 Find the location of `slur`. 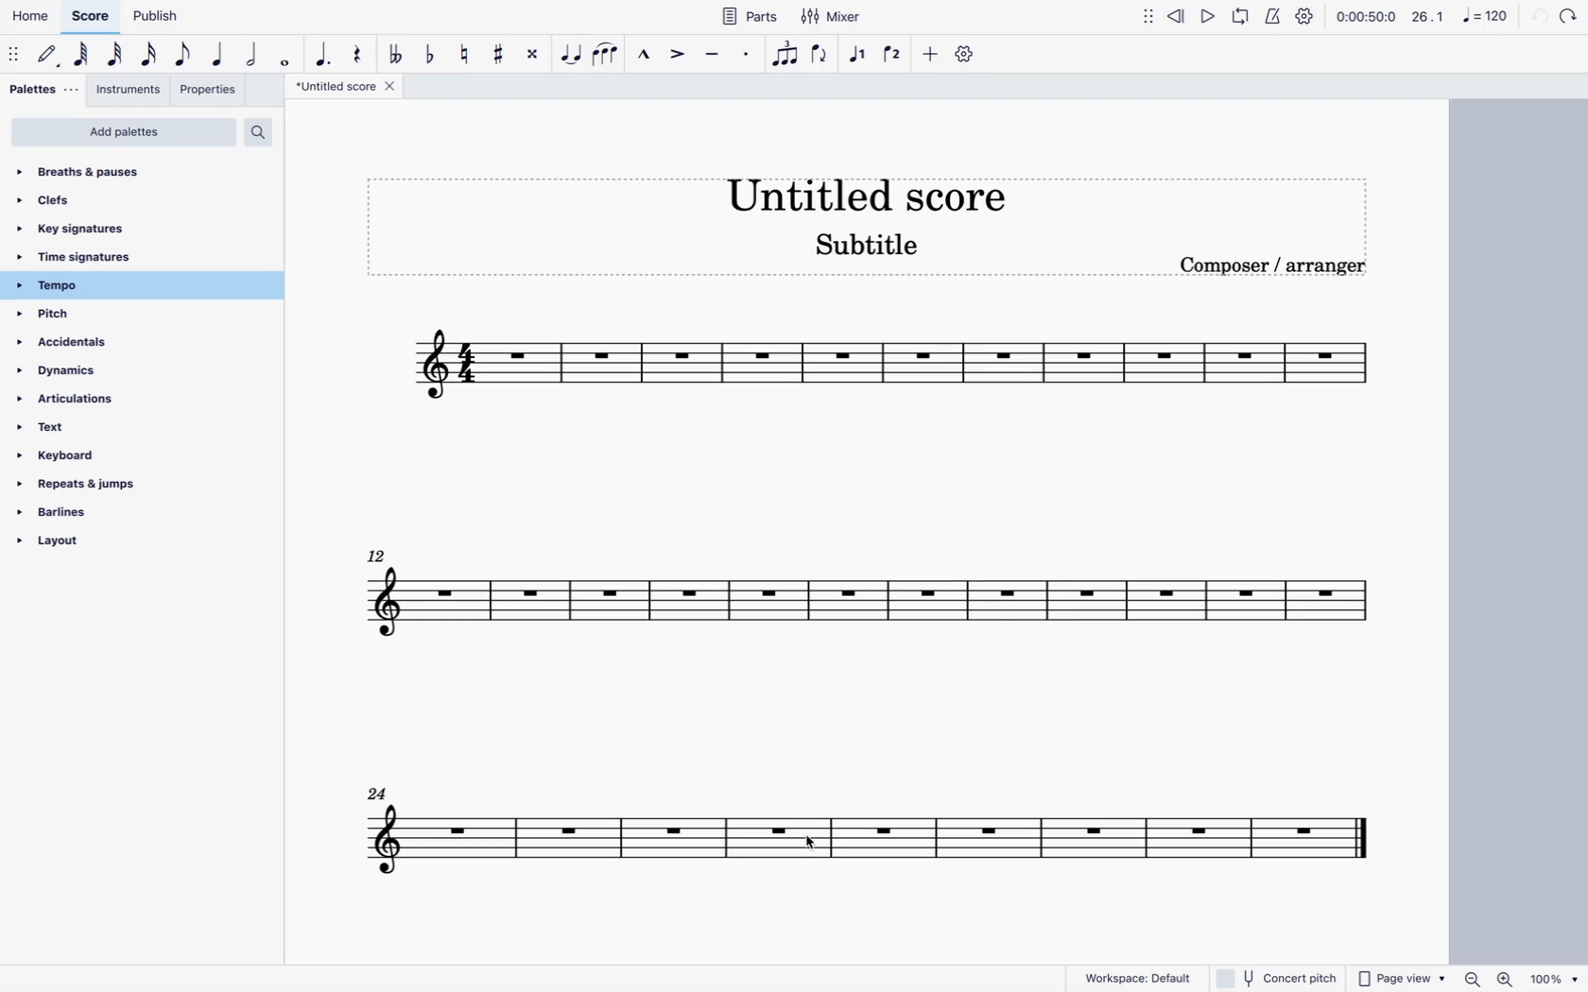

slur is located at coordinates (608, 55).